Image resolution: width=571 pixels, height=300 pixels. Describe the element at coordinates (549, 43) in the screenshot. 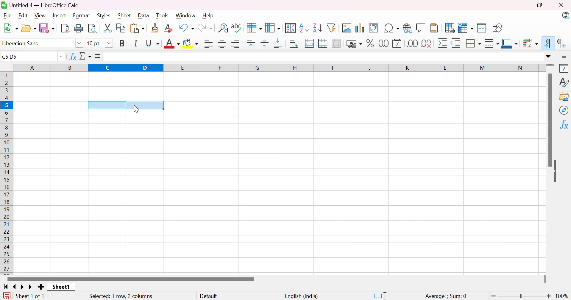

I see `Left-To-Right` at that location.